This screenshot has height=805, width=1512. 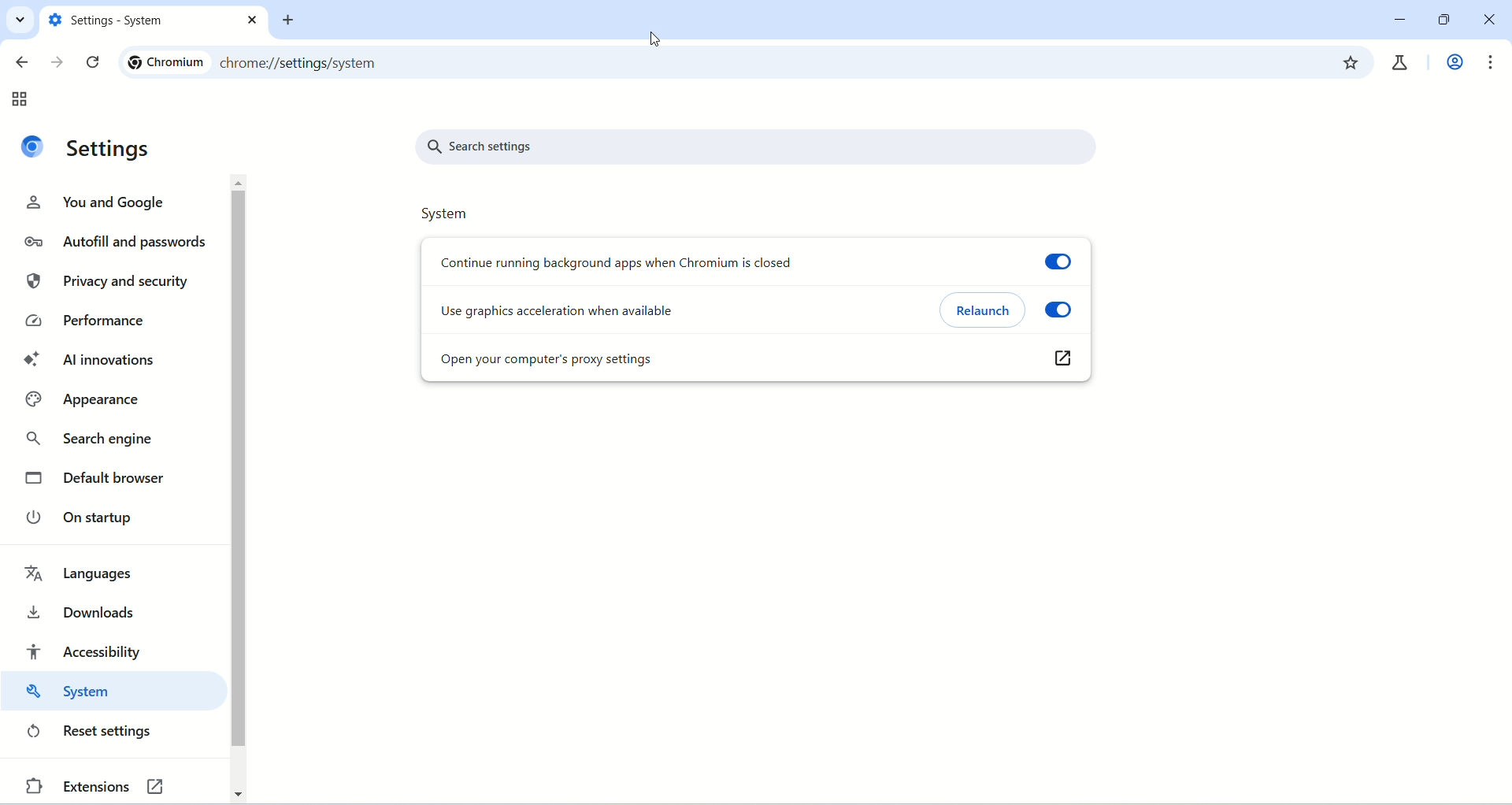 What do you see at coordinates (106, 480) in the screenshot?
I see `default browser` at bounding box center [106, 480].